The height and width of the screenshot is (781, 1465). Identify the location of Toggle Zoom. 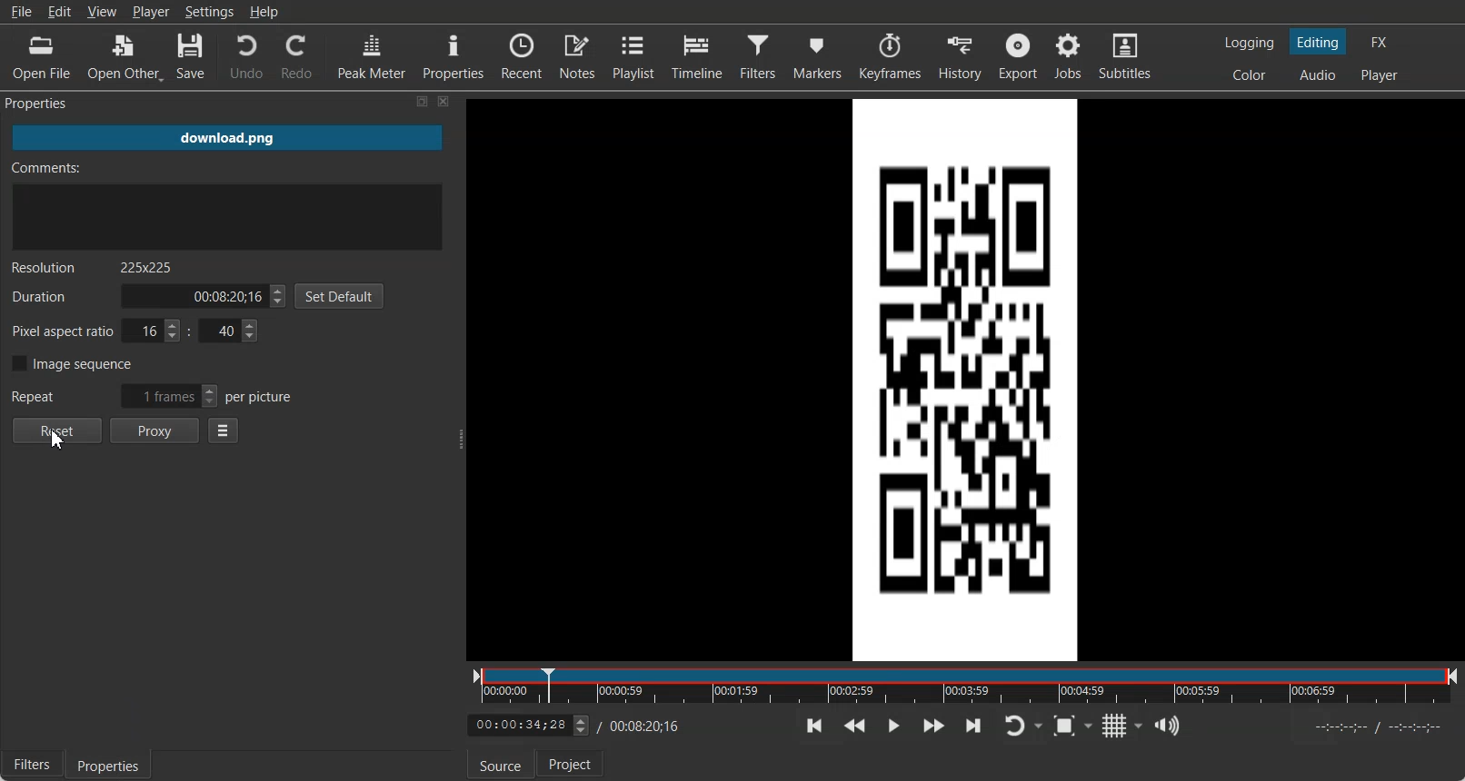
(1073, 726).